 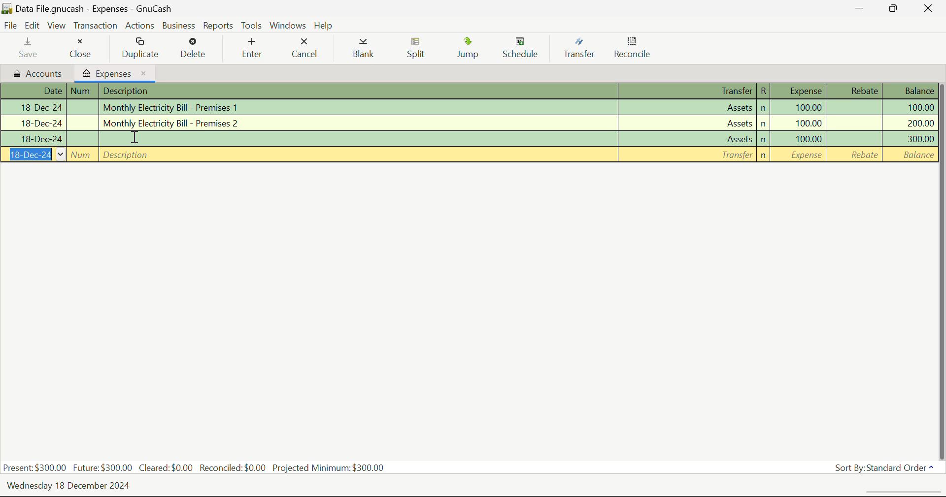 I want to click on Expenses, so click(x=115, y=72).